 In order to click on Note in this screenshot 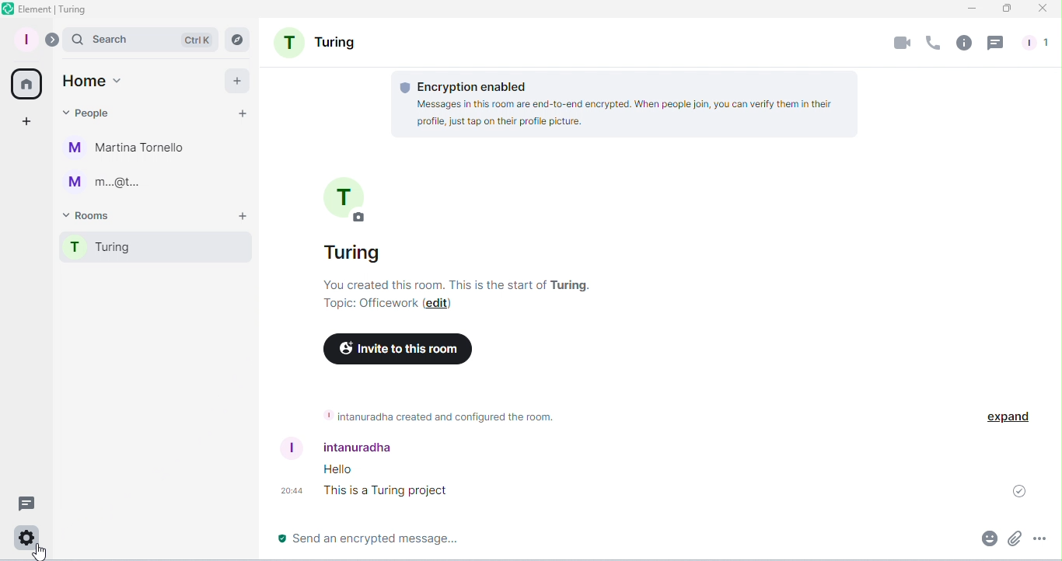, I will do `click(432, 415)`.